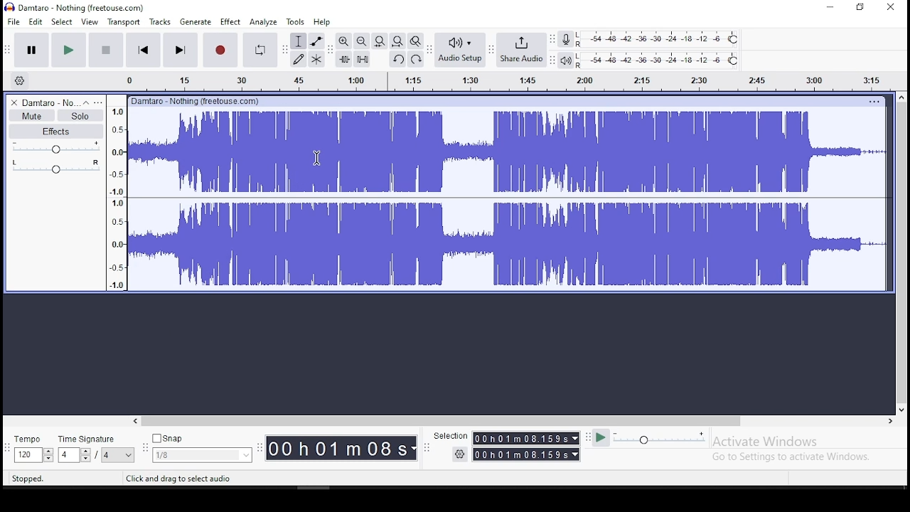  What do you see at coordinates (192, 455) in the screenshot?
I see `1/8` at bounding box center [192, 455].